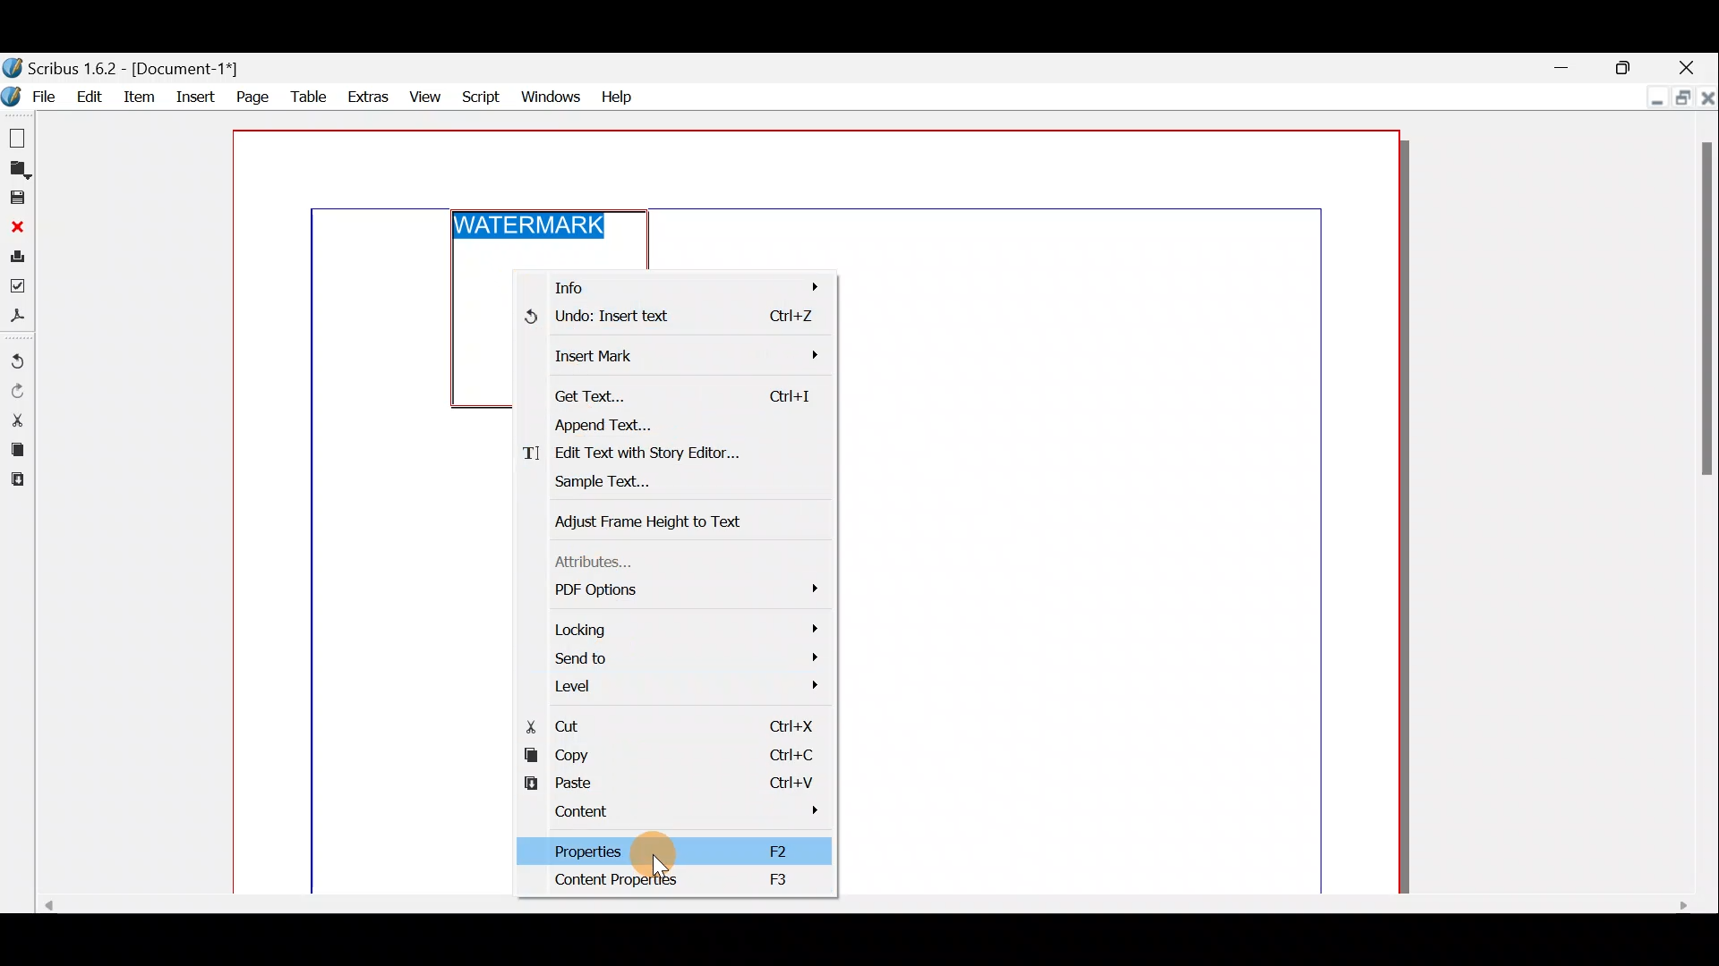 This screenshot has width=1719, height=966. I want to click on Get text, so click(674, 395).